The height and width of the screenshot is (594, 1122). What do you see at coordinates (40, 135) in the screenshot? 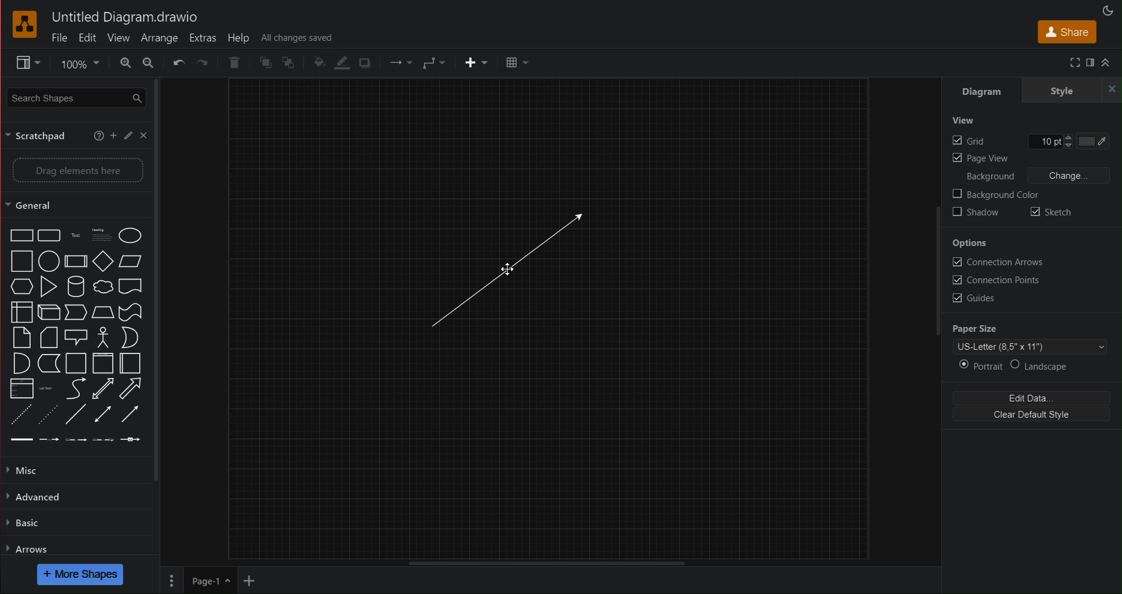
I see `Scratchpad` at bounding box center [40, 135].